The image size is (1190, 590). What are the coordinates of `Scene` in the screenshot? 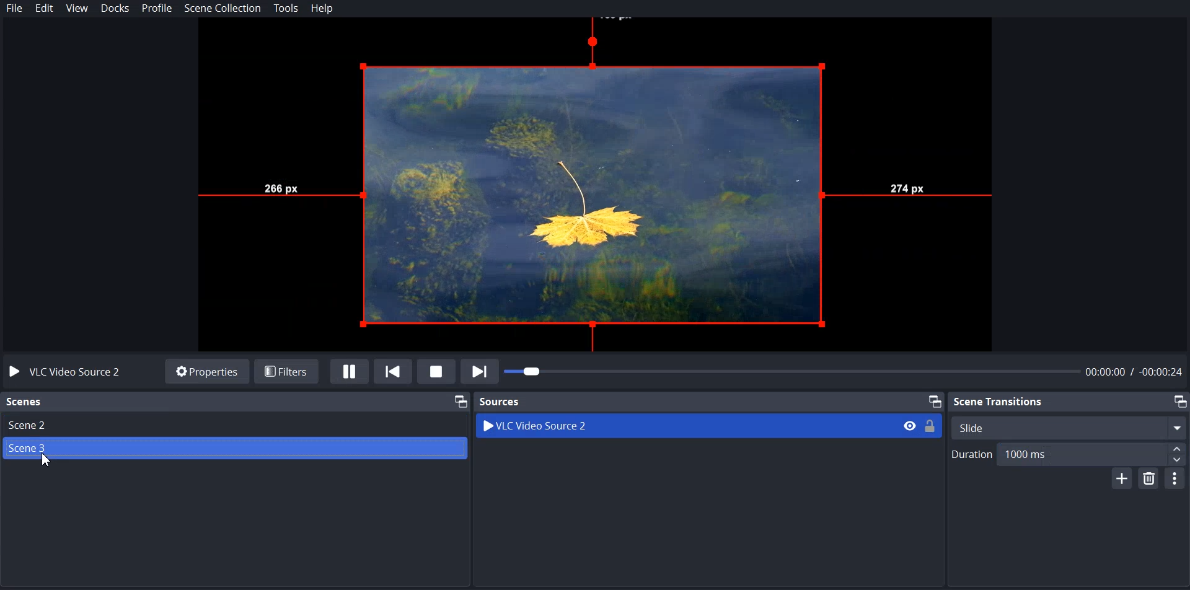 It's located at (232, 449).